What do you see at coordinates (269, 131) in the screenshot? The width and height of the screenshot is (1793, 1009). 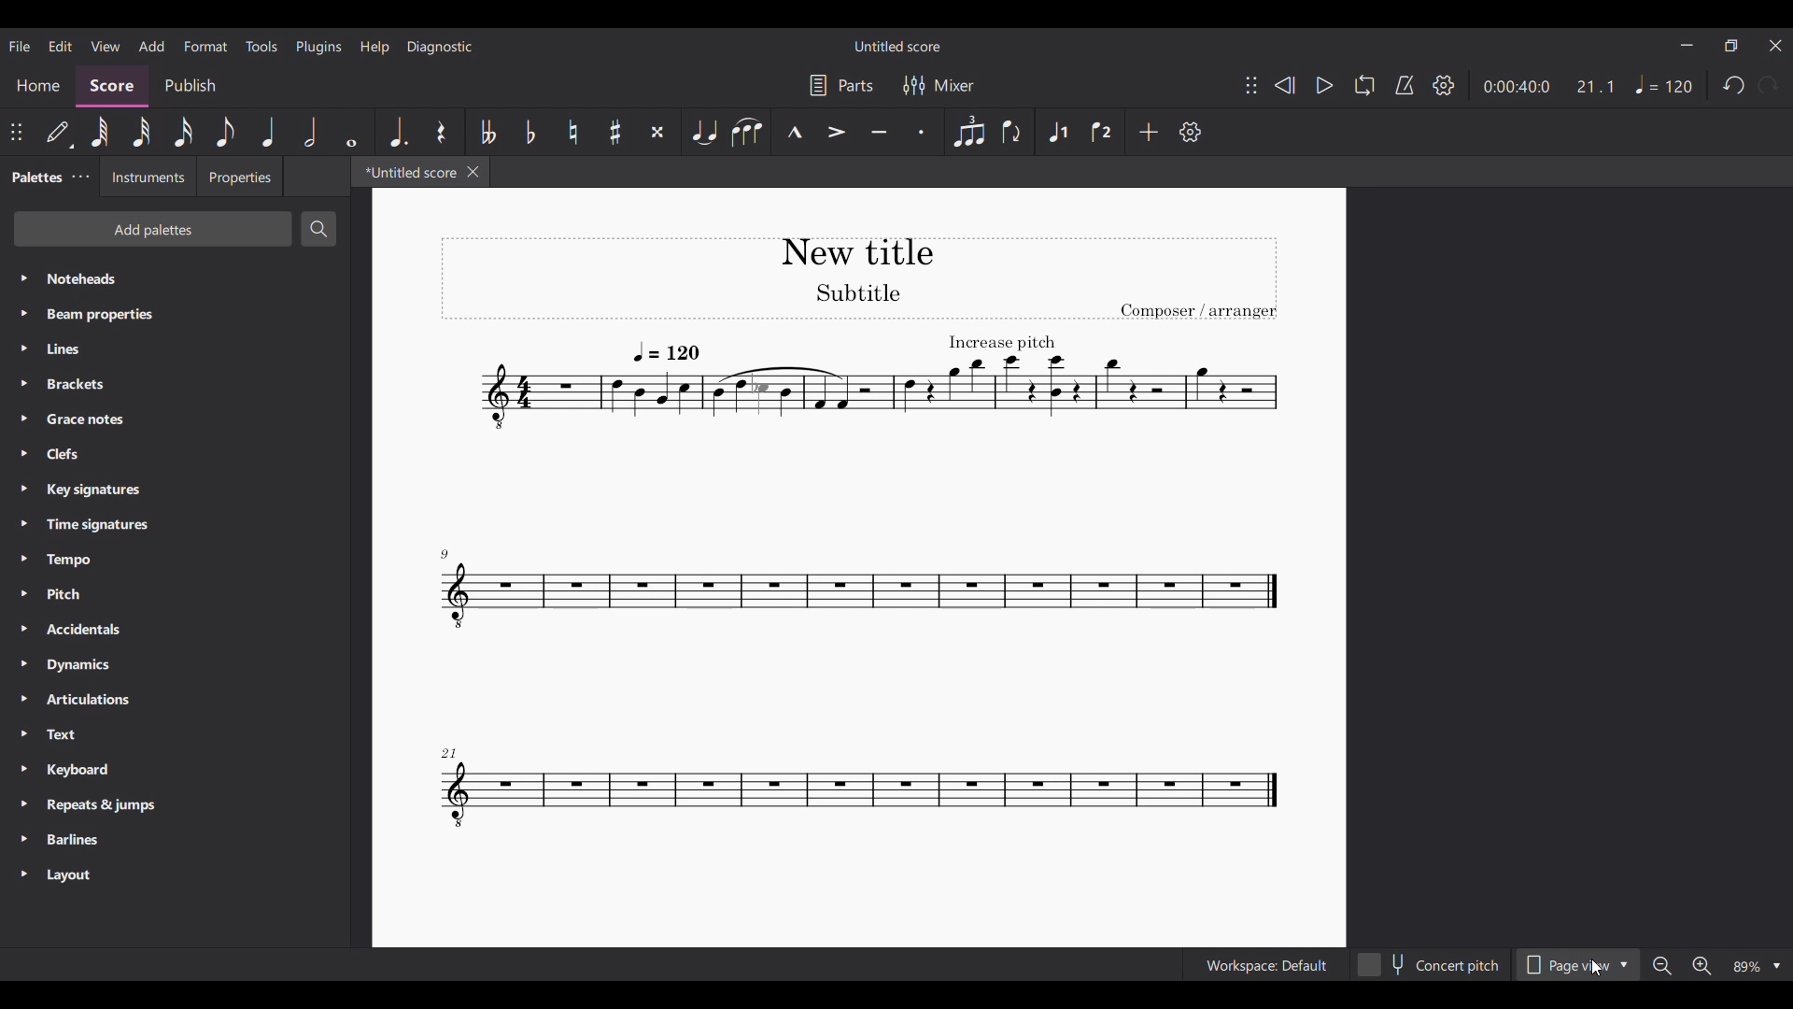 I see `Quarter note` at bounding box center [269, 131].